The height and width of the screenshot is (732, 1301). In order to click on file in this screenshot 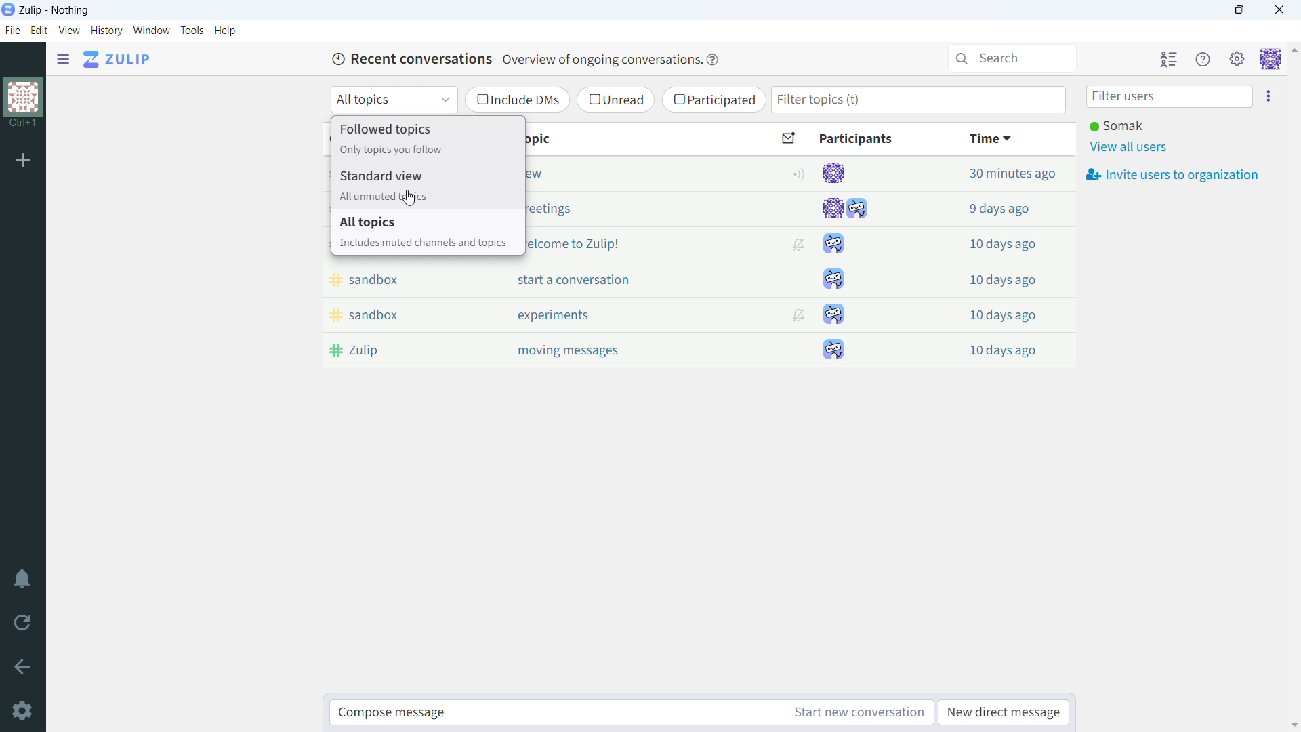, I will do `click(12, 30)`.